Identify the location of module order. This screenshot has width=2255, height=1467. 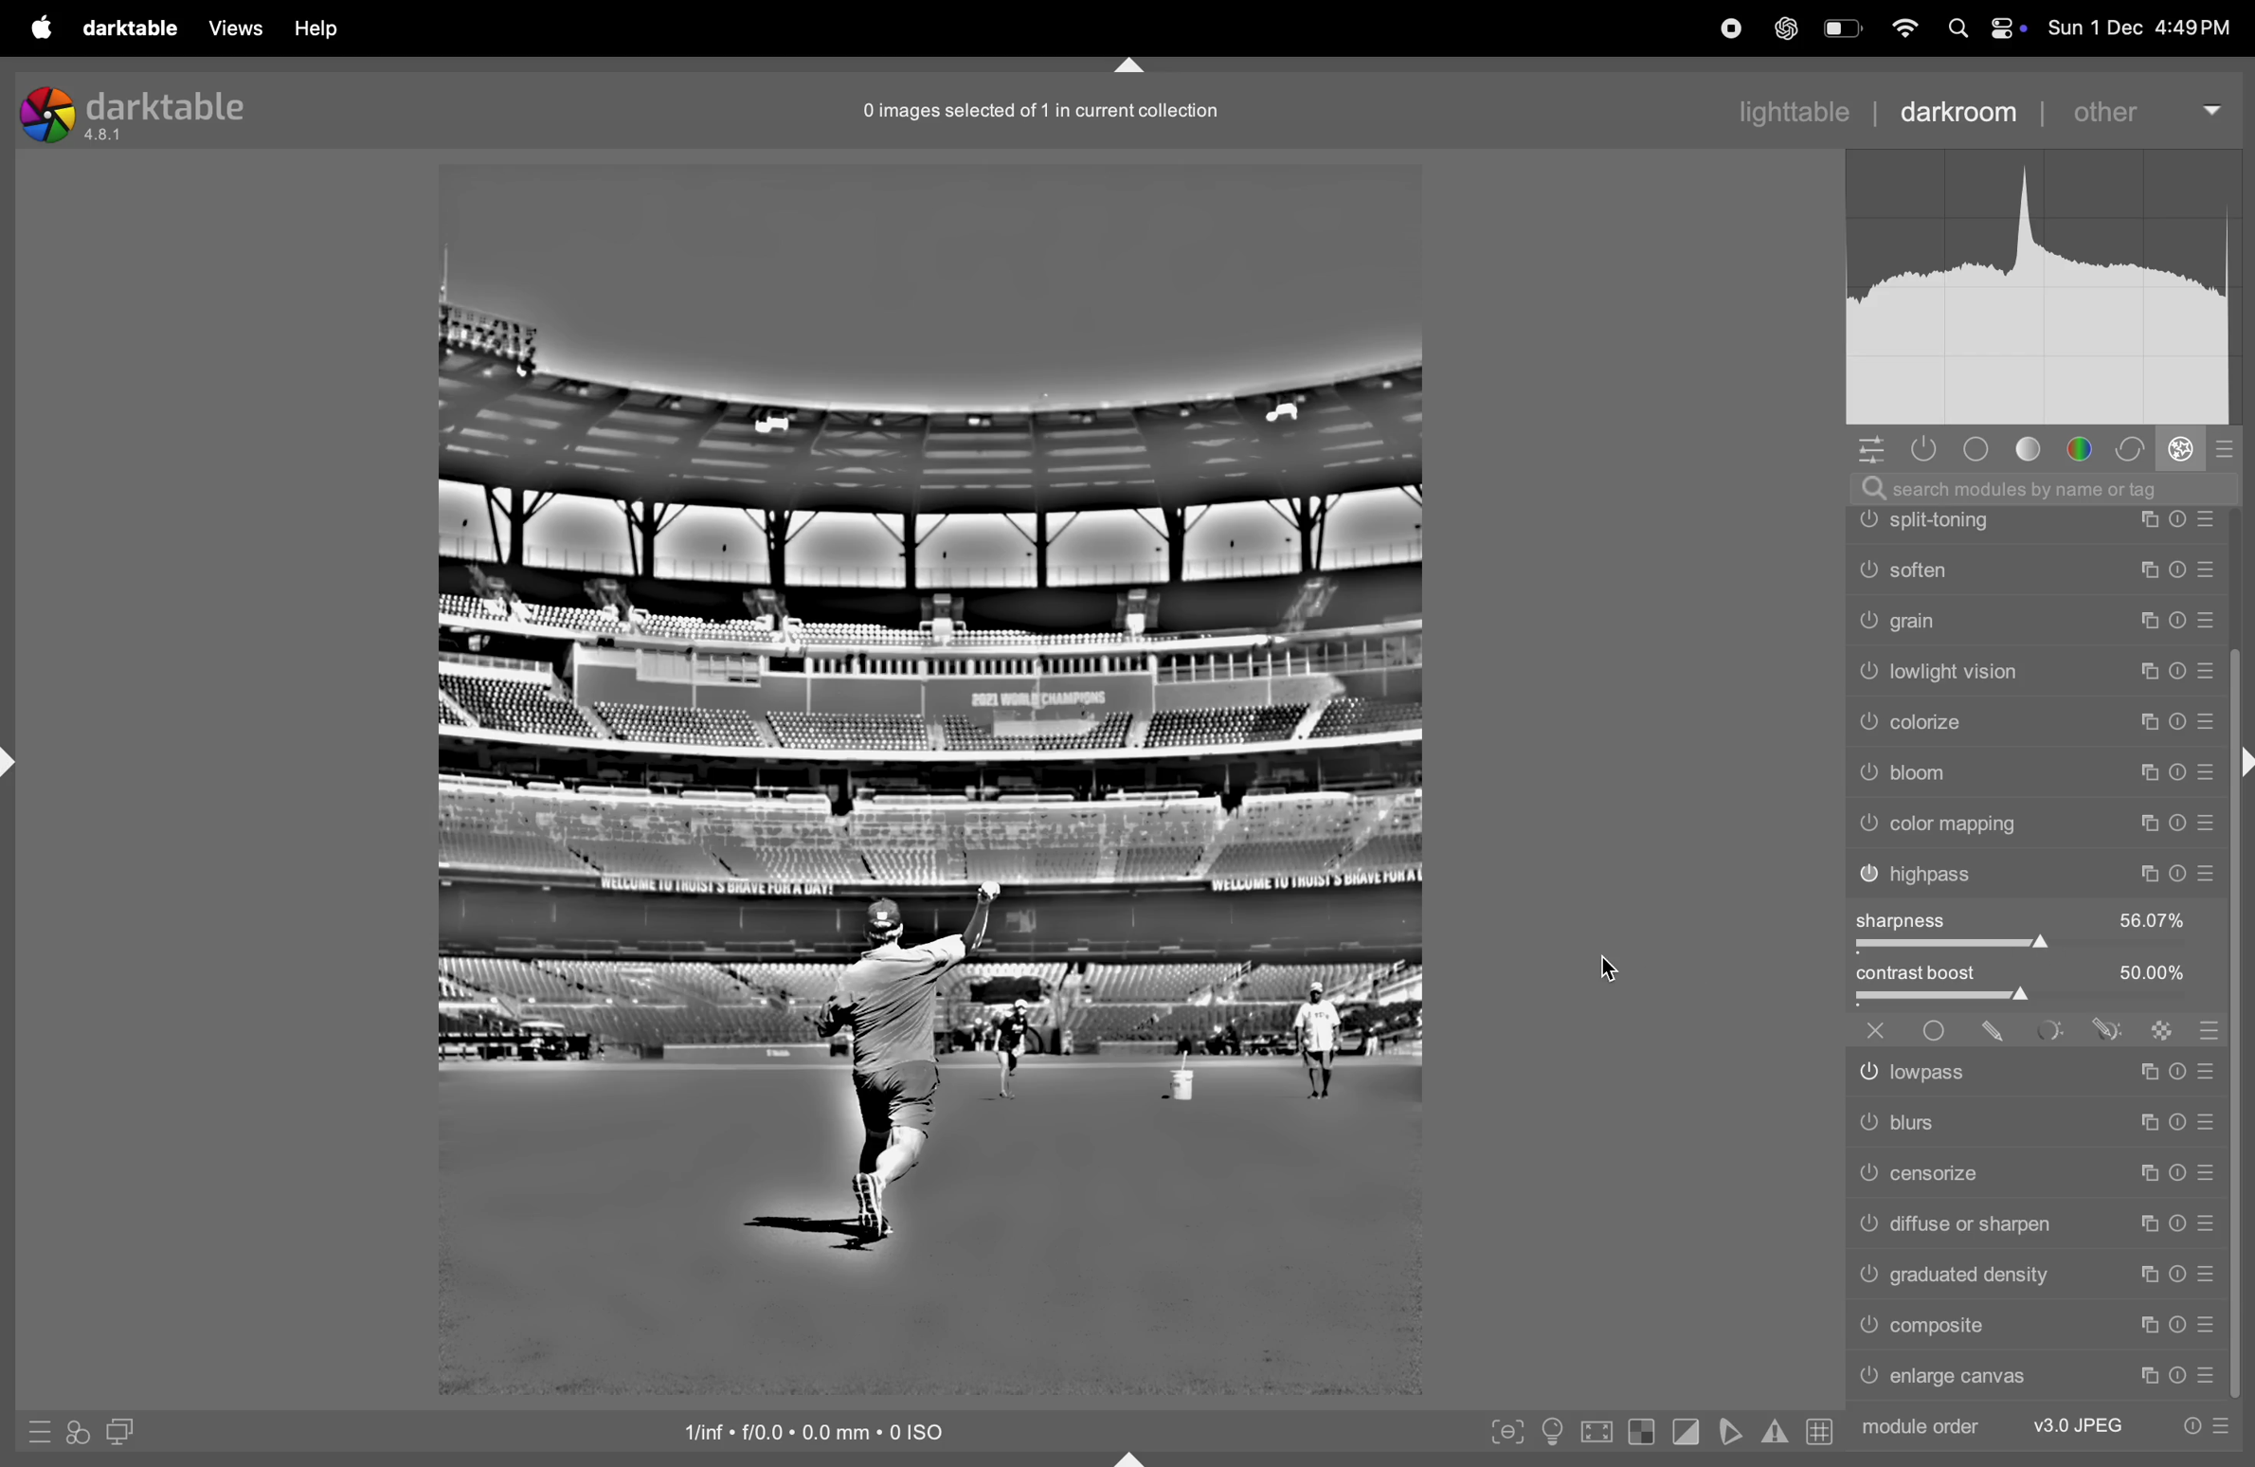
(1921, 1428).